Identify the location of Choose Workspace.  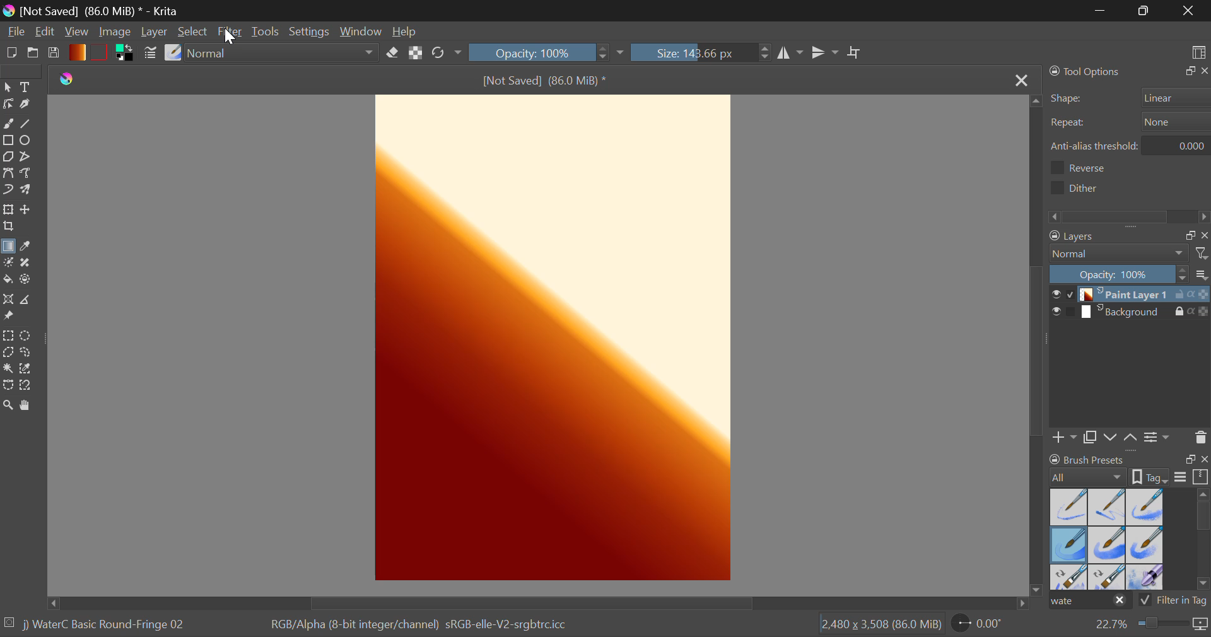
(1197, 51).